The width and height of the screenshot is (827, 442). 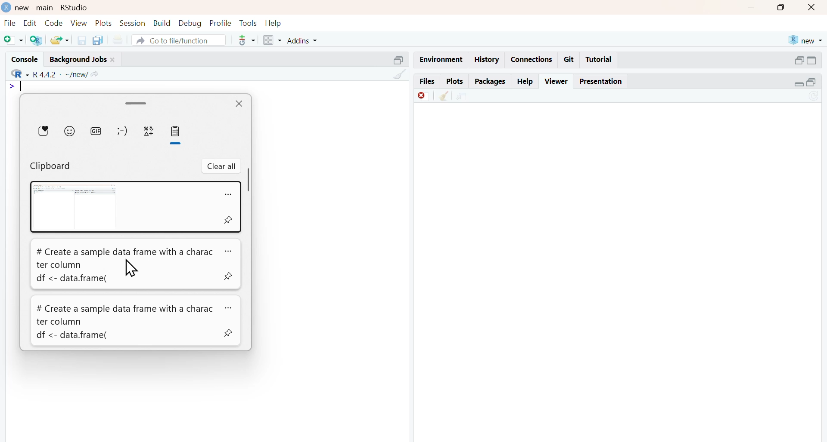 What do you see at coordinates (97, 40) in the screenshot?
I see `copy` at bounding box center [97, 40].